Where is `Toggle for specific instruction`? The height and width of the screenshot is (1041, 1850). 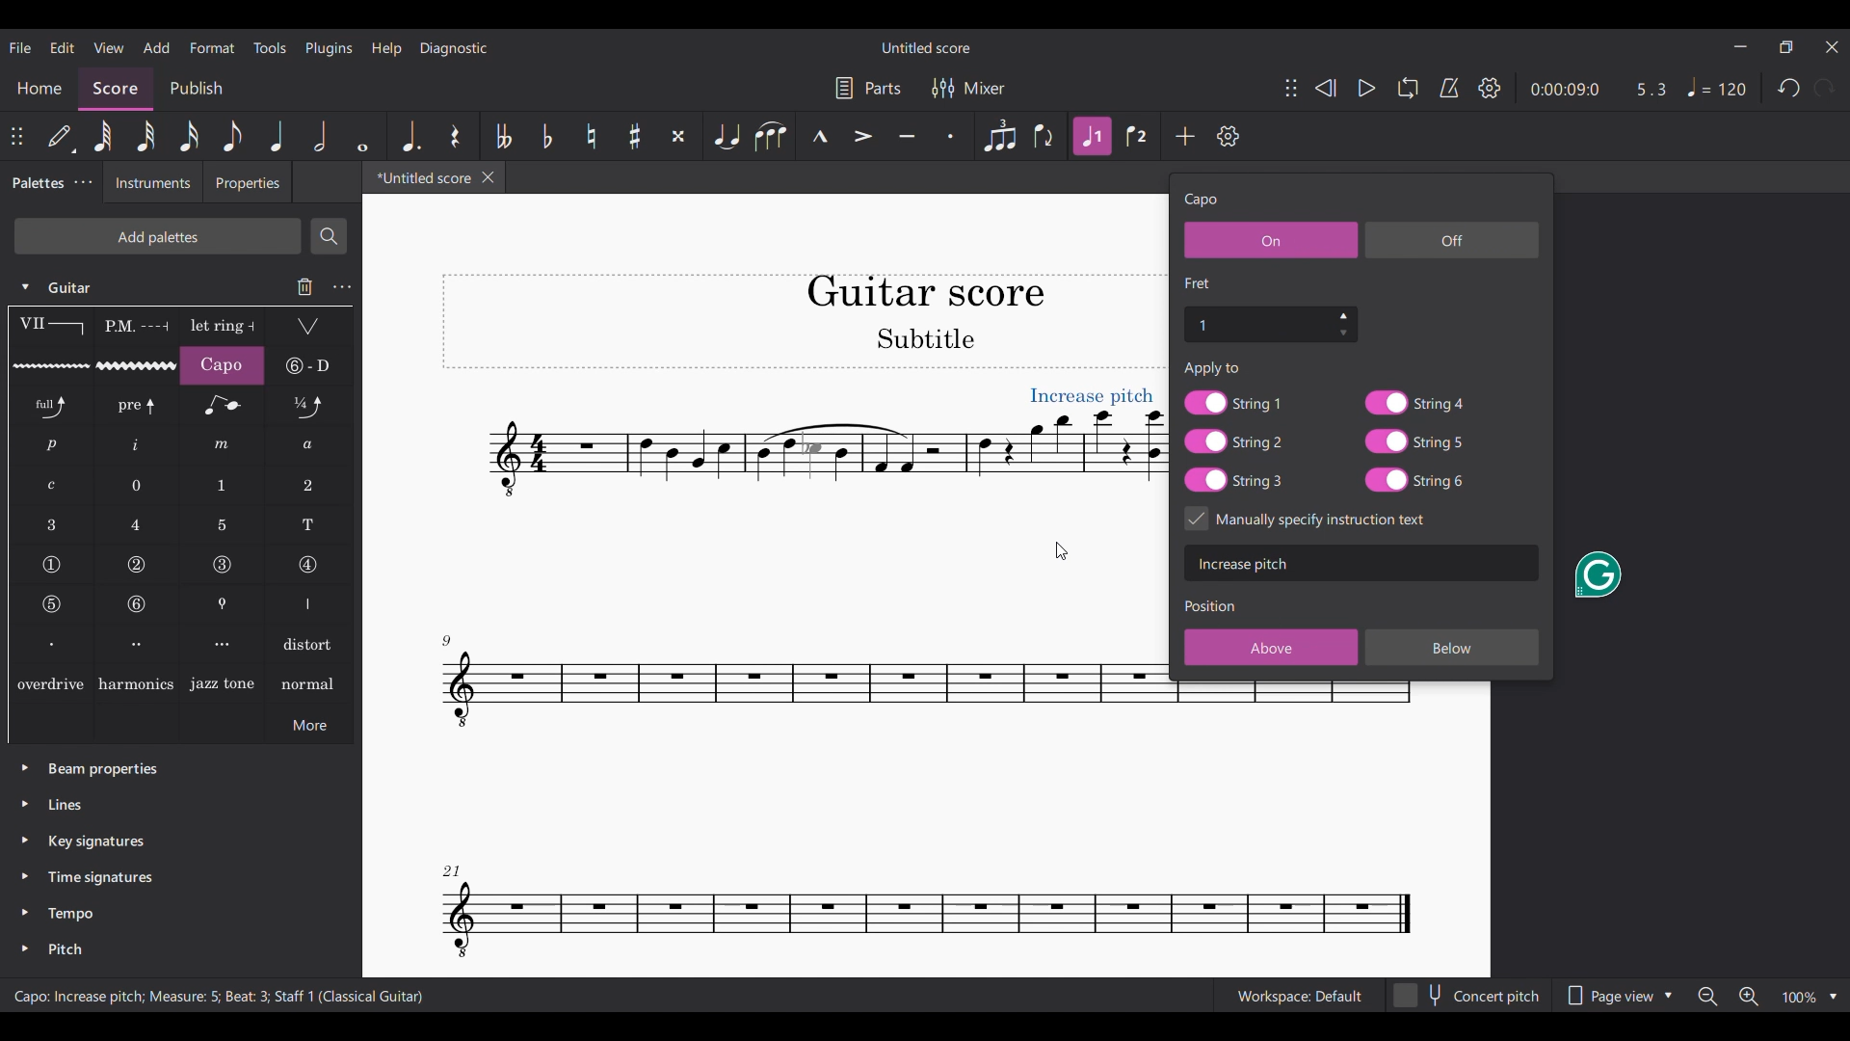
Toggle for specific instruction is located at coordinates (1322, 520).